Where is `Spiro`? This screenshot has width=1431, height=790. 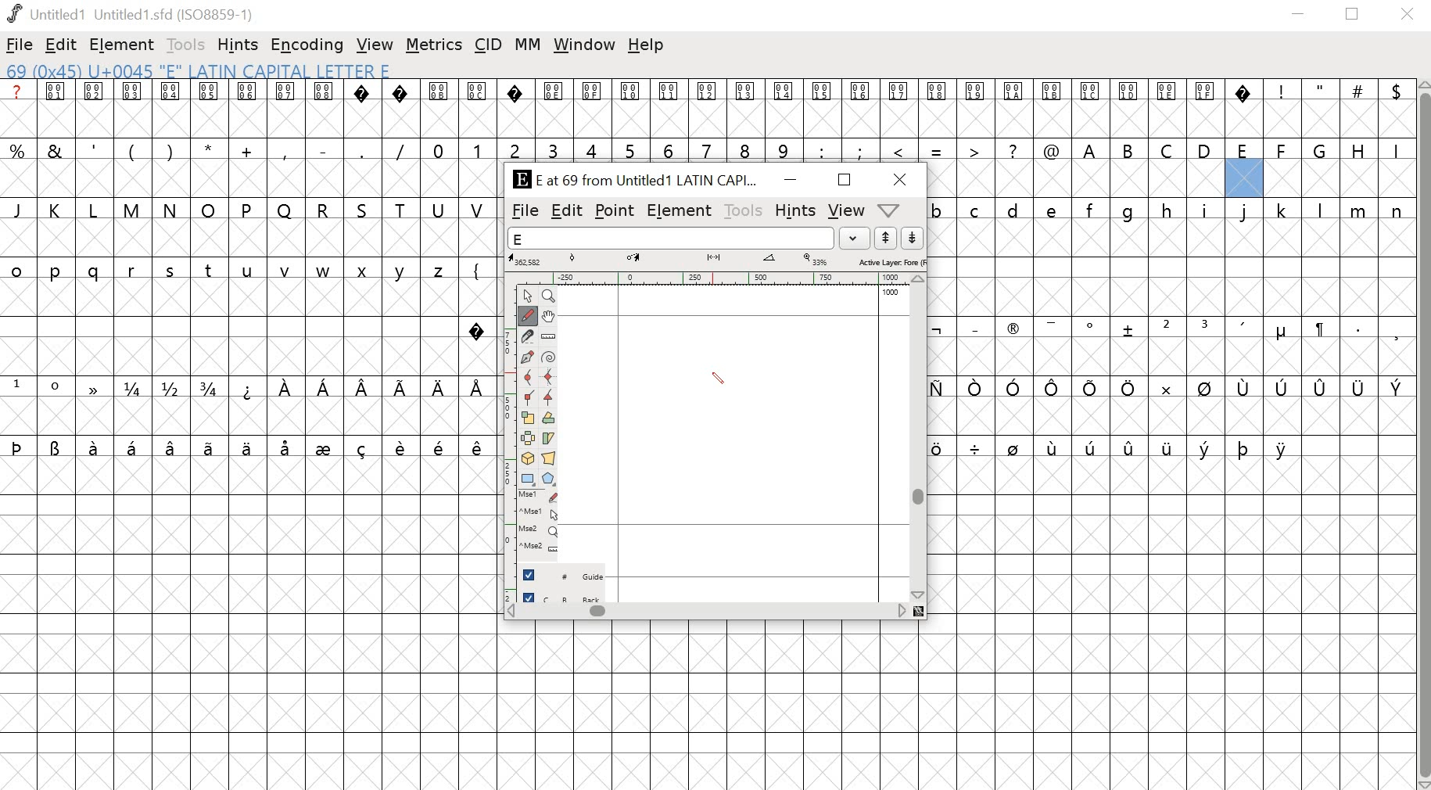
Spiro is located at coordinates (549, 356).